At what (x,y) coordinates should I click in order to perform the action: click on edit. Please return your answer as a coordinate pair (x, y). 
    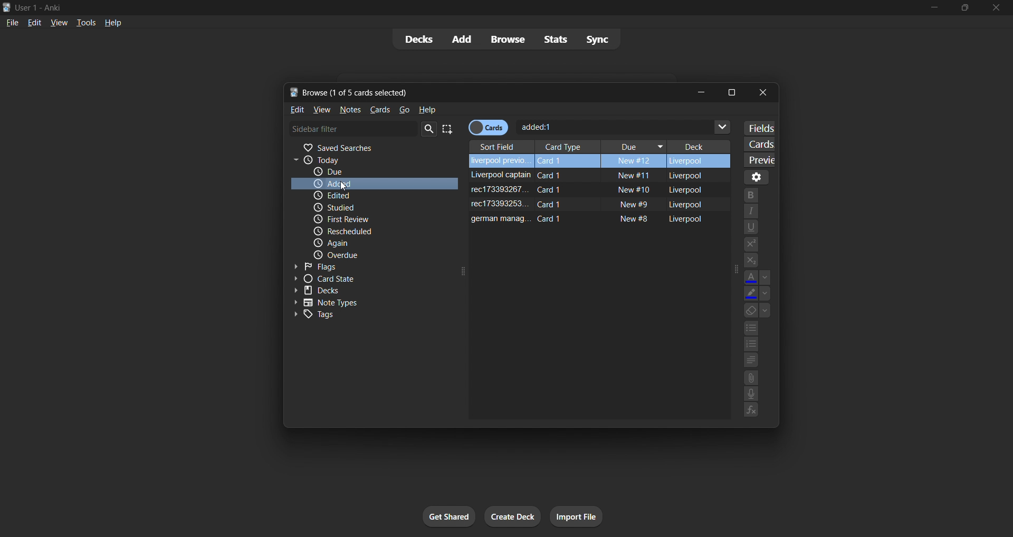
    Looking at the image, I should click on (293, 110).